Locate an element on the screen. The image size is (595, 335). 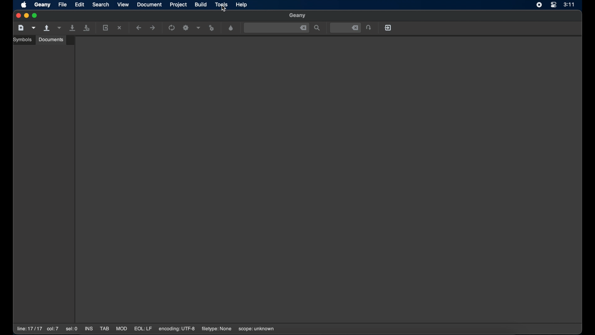
build the current file is located at coordinates (187, 28).